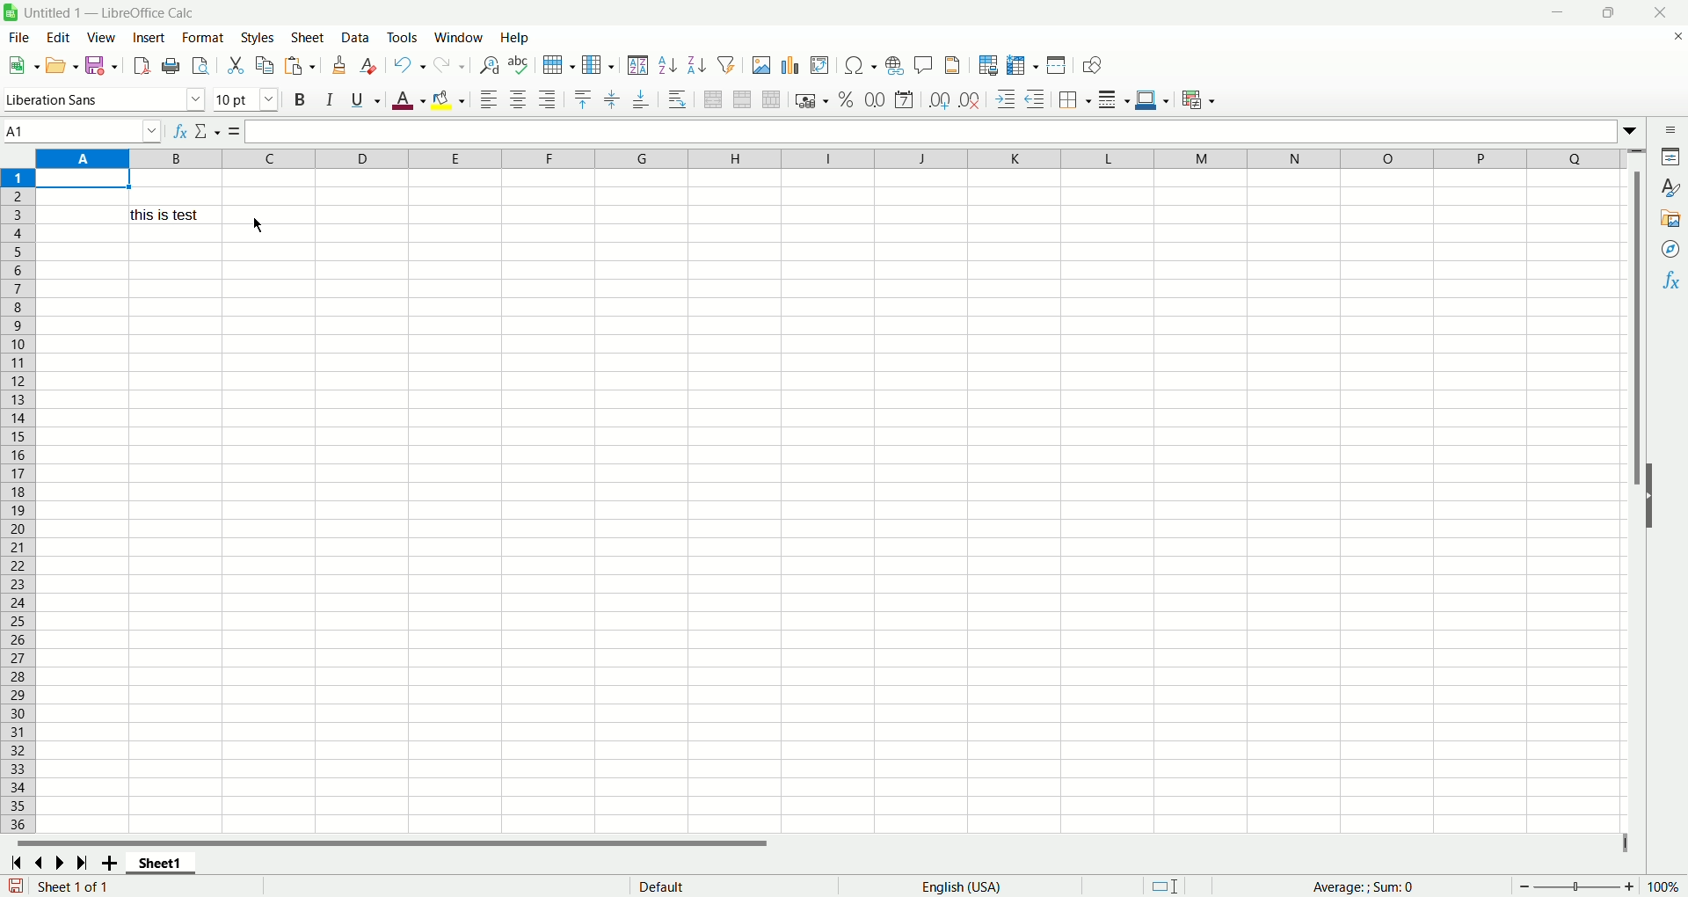  I want to click on clone formatting, so click(341, 64).